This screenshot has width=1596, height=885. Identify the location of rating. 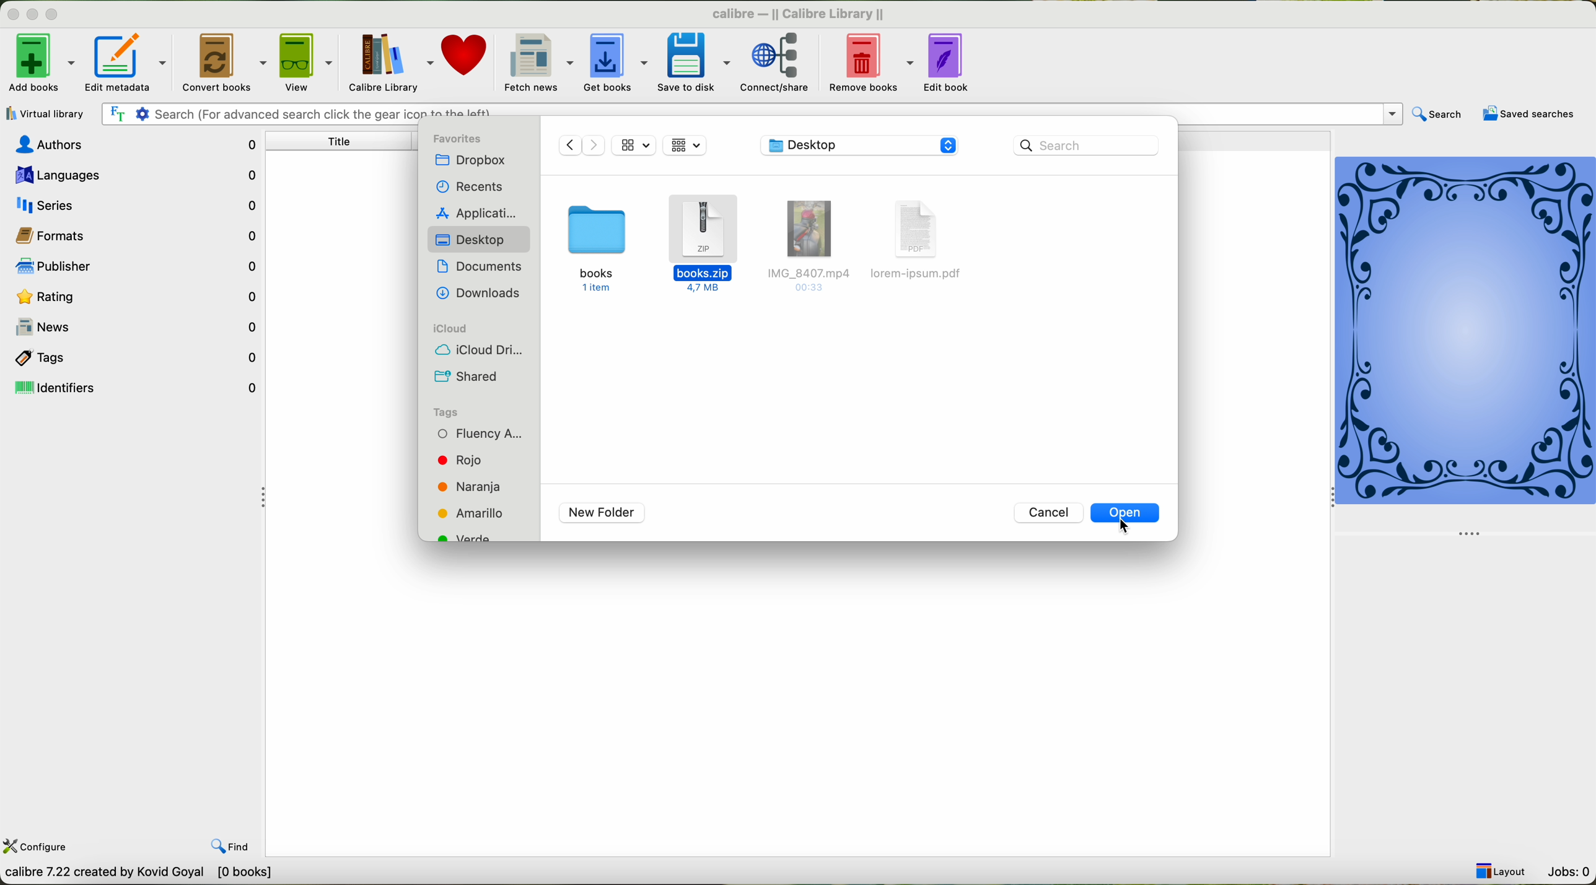
(134, 294).